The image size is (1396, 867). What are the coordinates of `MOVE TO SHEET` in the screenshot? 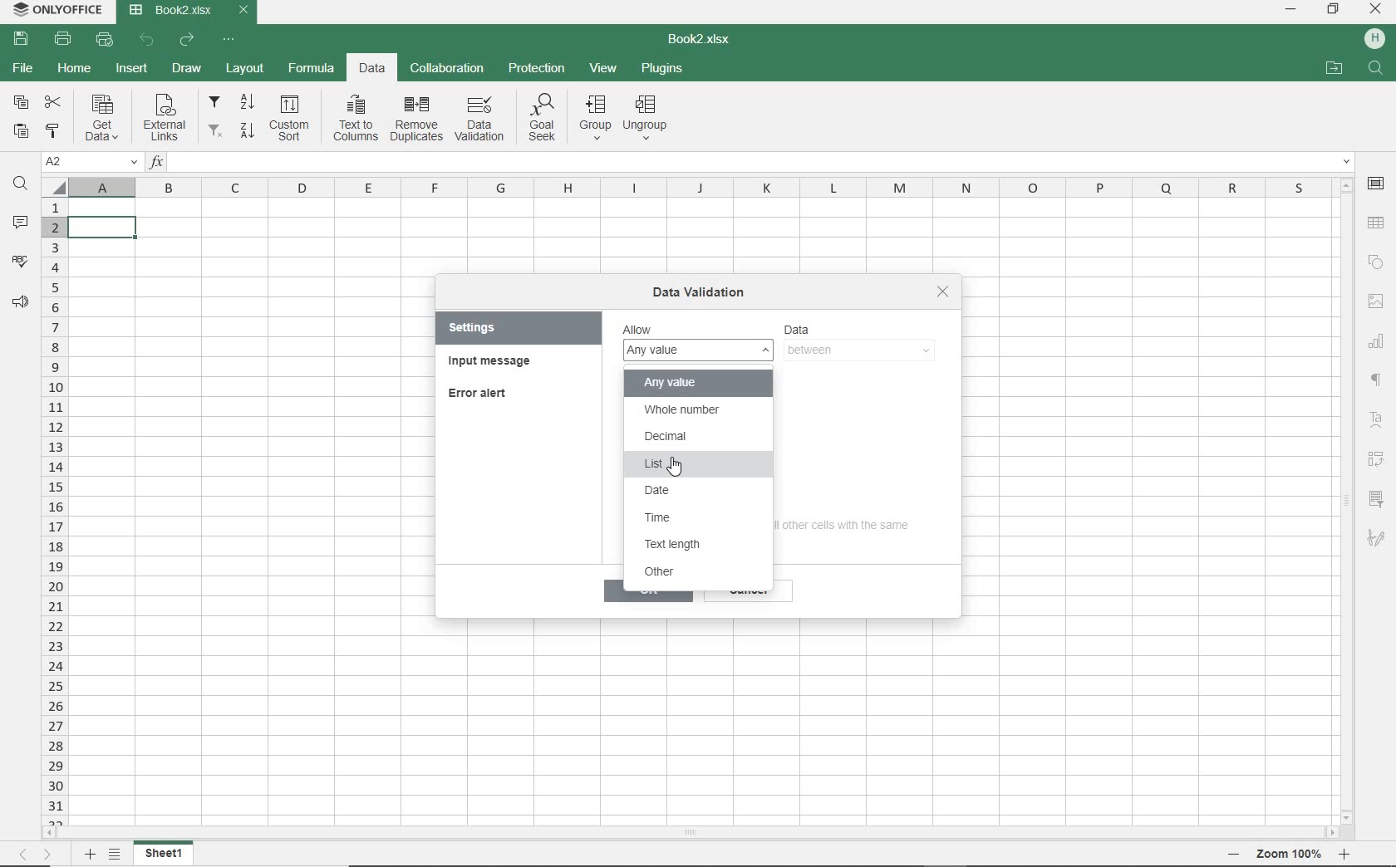 It's located at (32, 856).